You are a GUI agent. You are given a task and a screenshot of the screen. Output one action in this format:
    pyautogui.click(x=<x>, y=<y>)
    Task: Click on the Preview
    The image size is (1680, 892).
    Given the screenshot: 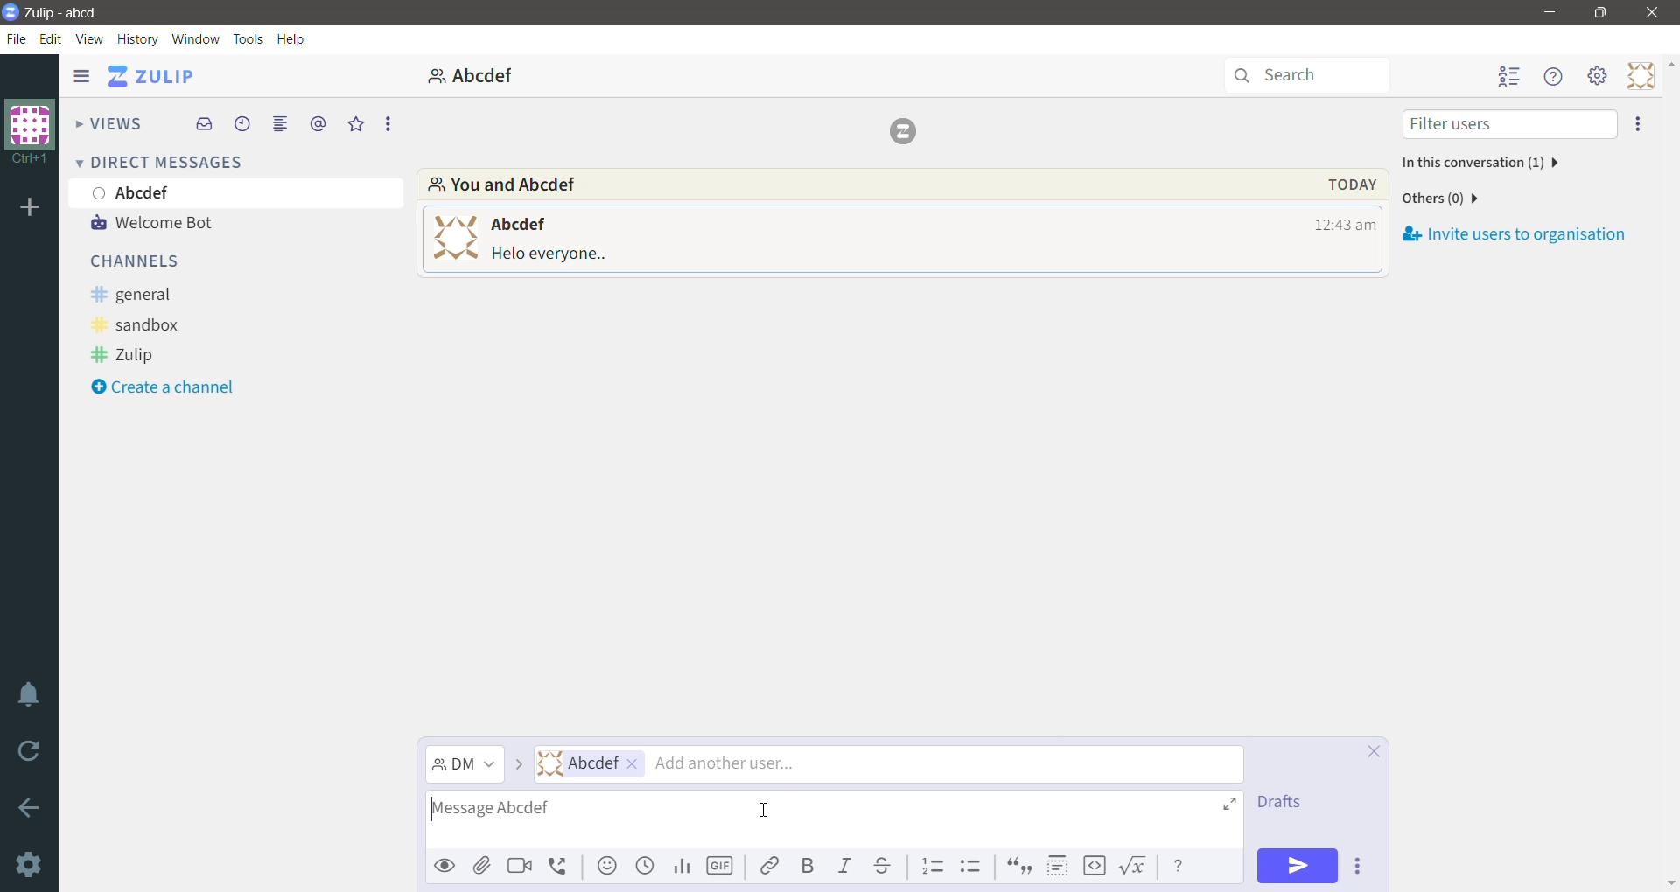 What is the action you would take?
    pyautogui.click(x=444, y=868)
    